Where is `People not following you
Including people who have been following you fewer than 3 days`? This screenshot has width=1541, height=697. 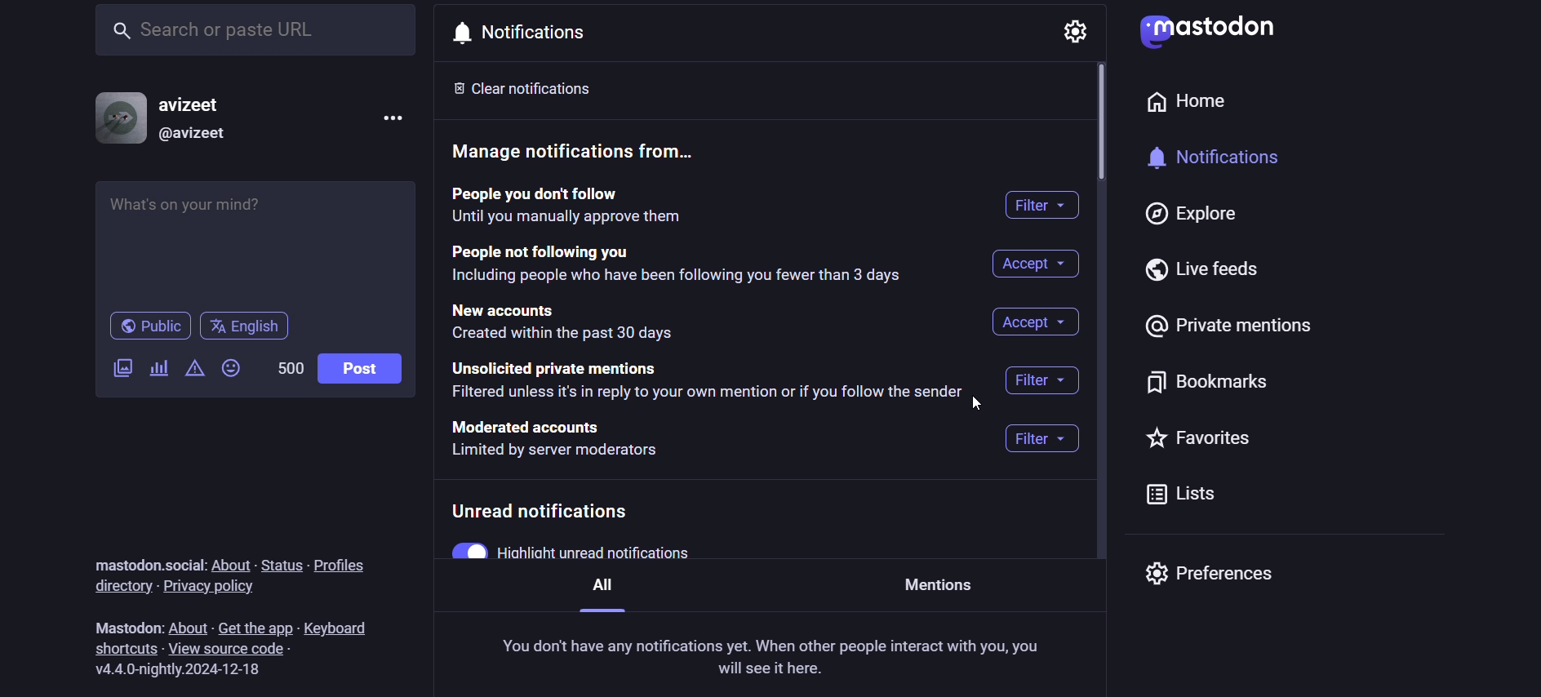
People not following you
Including people who have been following you fewer than 3 days is located at coordinates (673, 265).